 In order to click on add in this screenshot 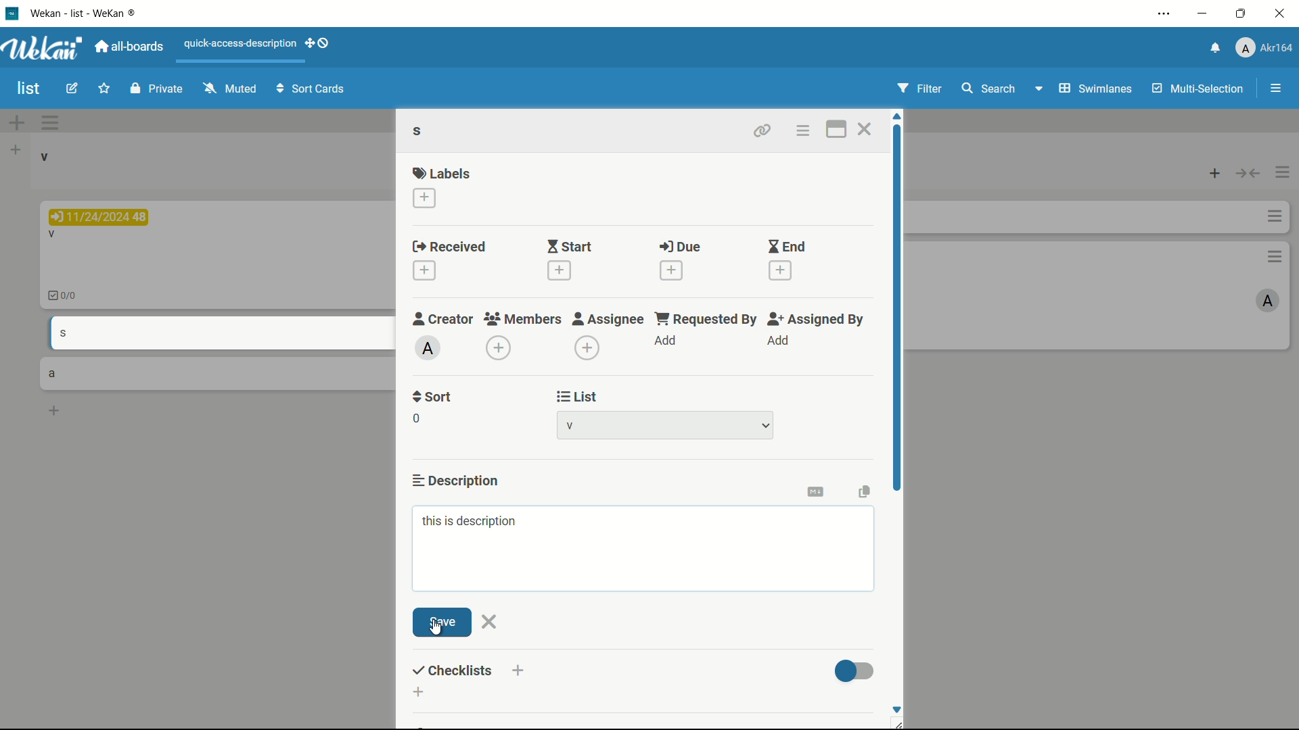, I will do `click(780, 341)`.